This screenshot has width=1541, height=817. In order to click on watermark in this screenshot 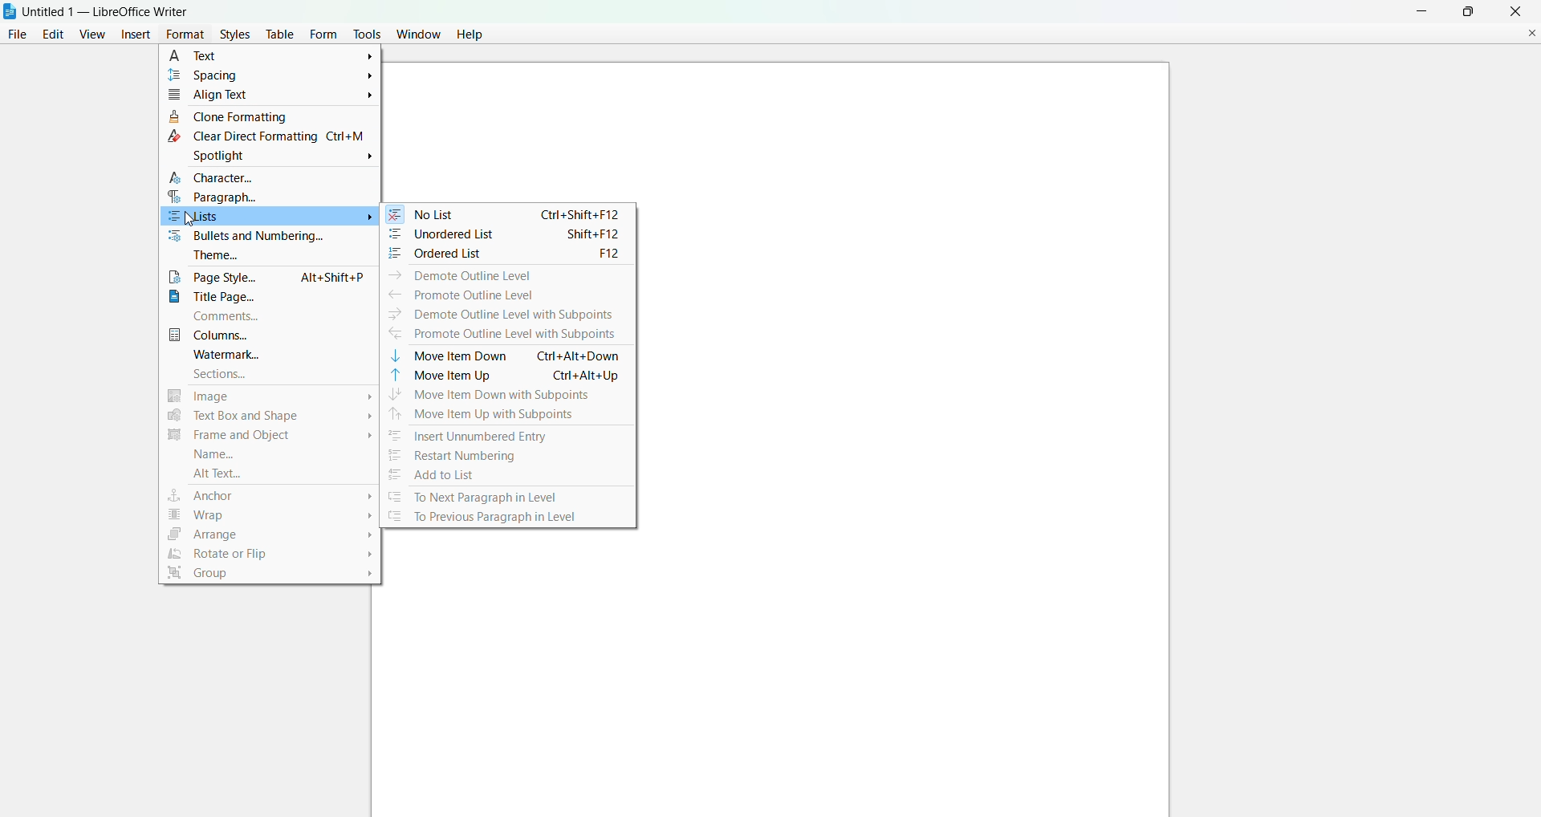, I will do `click(222, 357)`.